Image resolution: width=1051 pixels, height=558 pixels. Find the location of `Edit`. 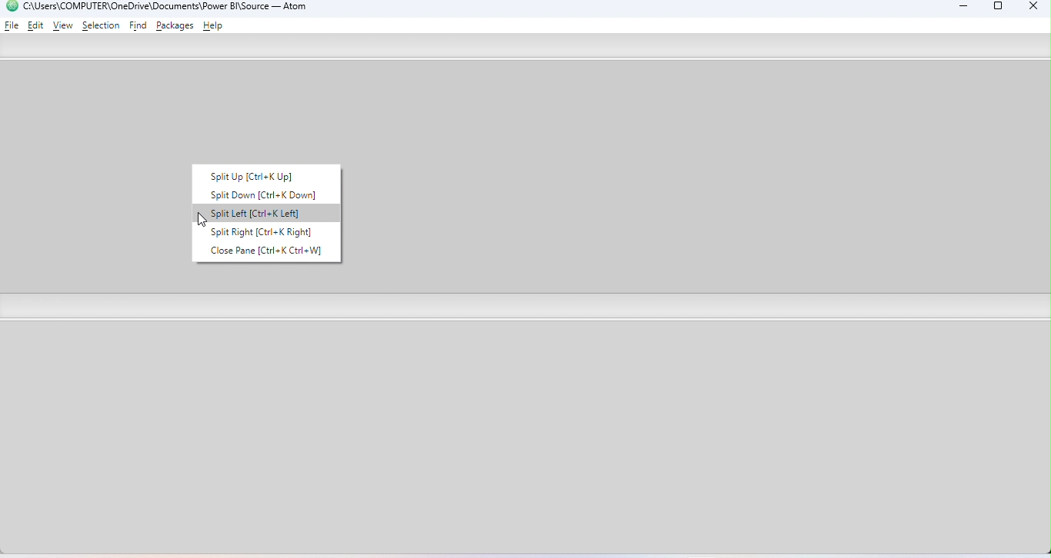

Edit is located at coordinates (37, 25).